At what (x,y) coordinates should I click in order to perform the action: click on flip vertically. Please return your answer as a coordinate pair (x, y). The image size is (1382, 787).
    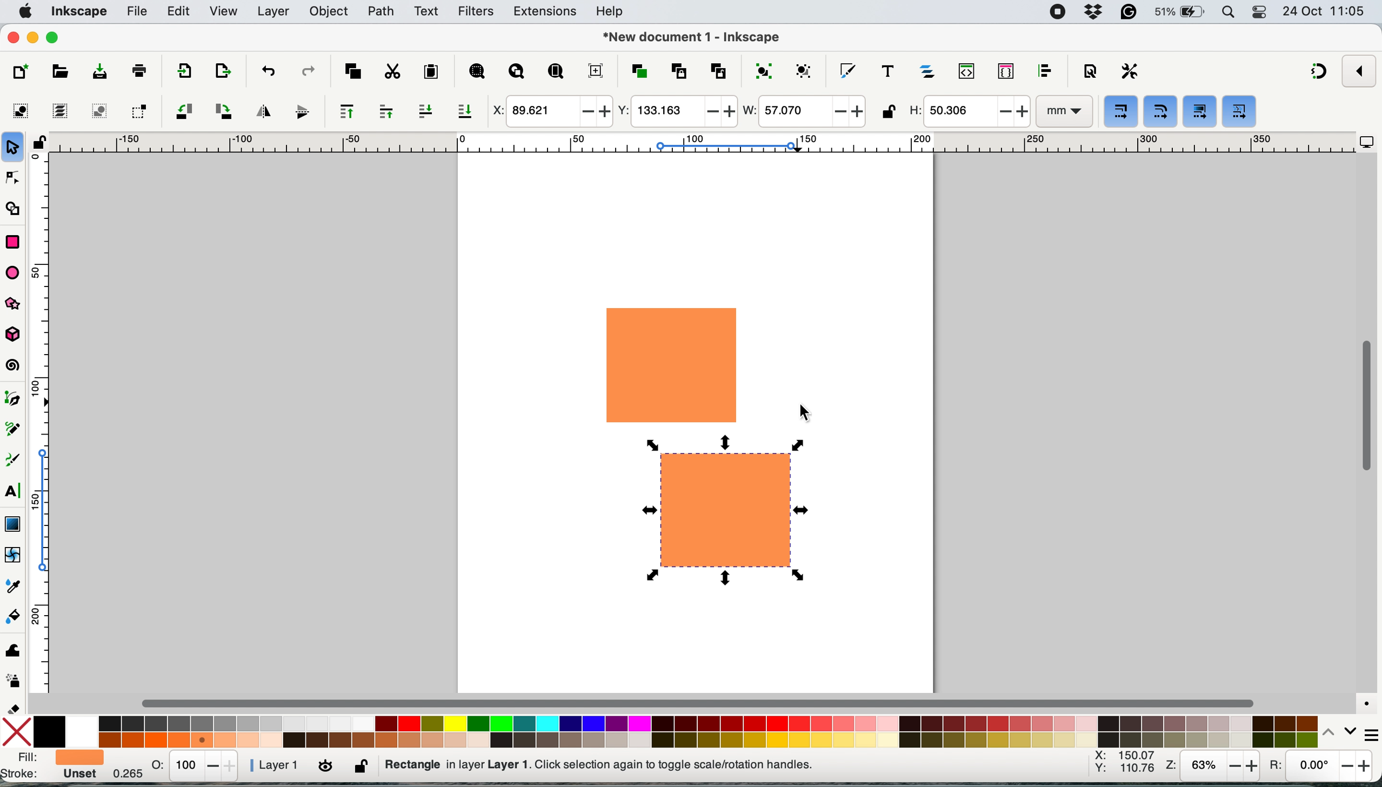
    Looking at the image, I should click on (298, 111).